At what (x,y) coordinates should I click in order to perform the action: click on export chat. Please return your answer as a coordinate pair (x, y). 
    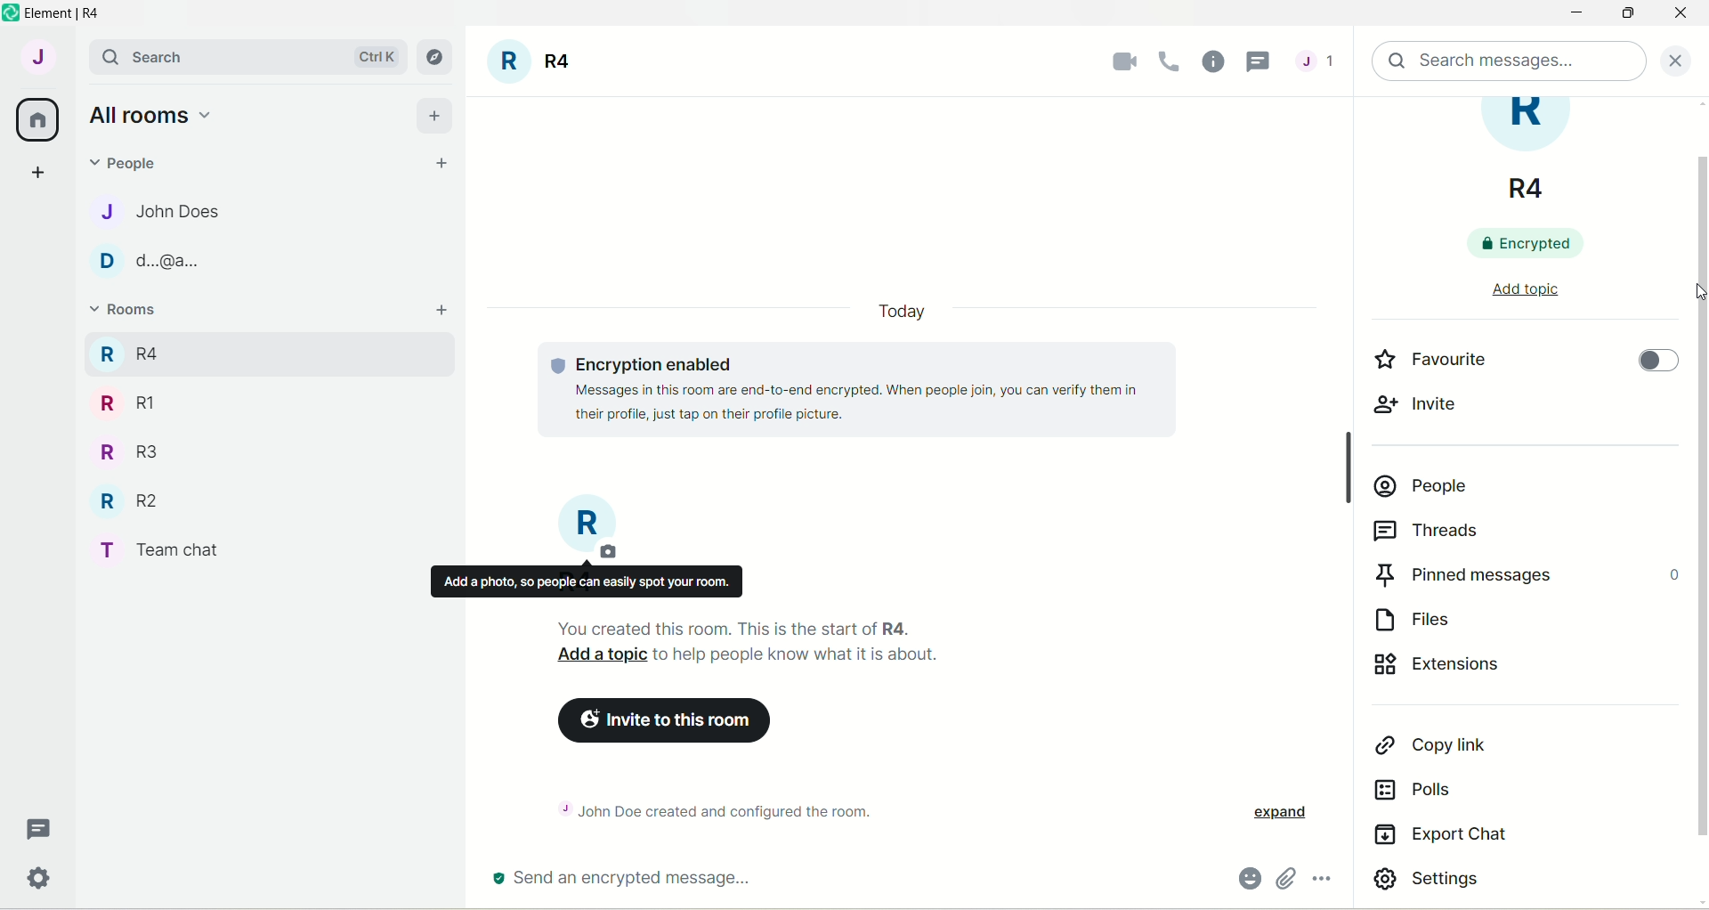
    Looking at the image, I should click on (1441, 838).